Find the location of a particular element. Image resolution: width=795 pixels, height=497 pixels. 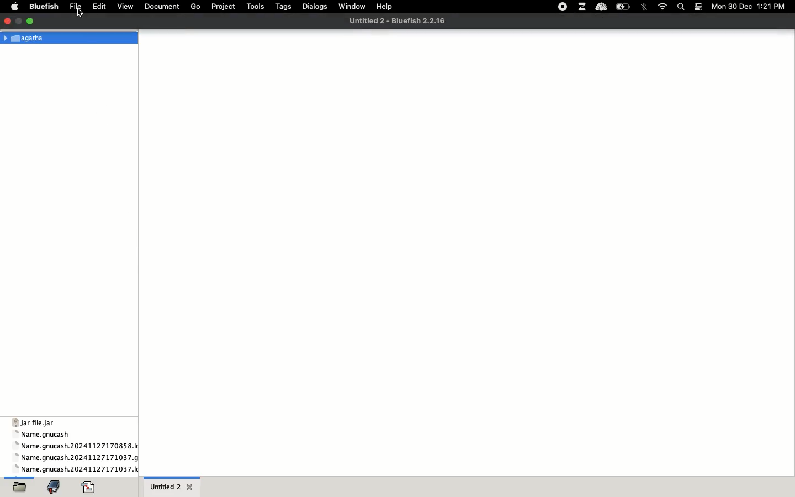

cursor is located at coordinates (80, 14).